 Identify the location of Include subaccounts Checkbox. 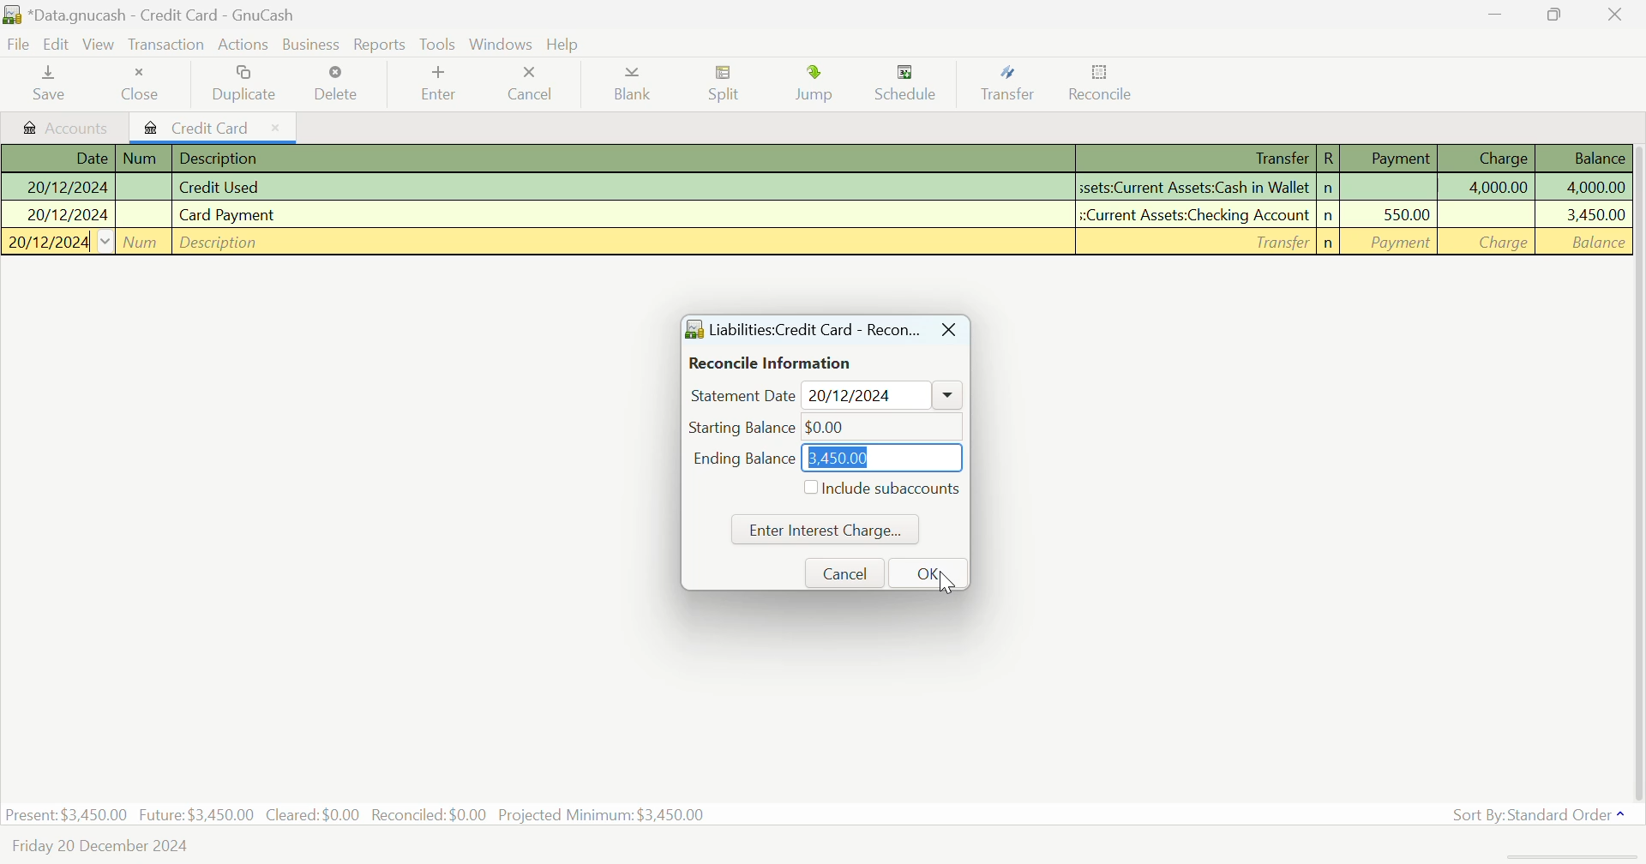
(882, 487).